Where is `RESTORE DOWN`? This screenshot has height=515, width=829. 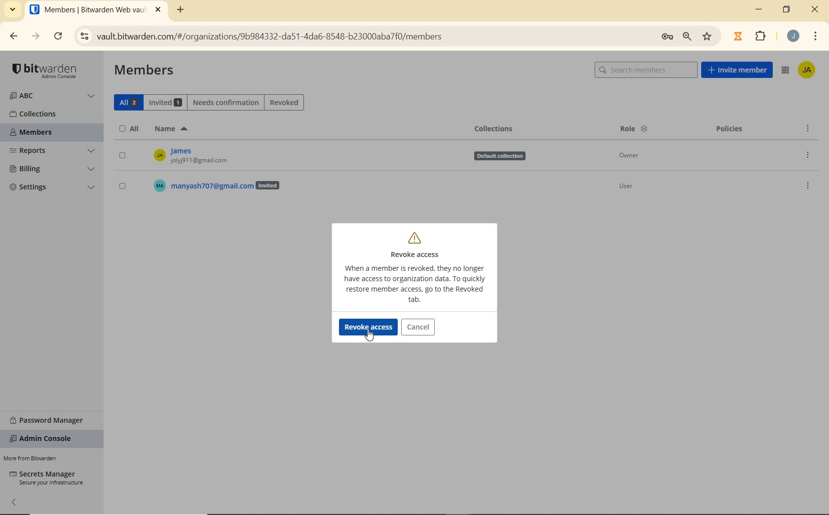
RESTORE DOWN is located at coordinates (788, 11).